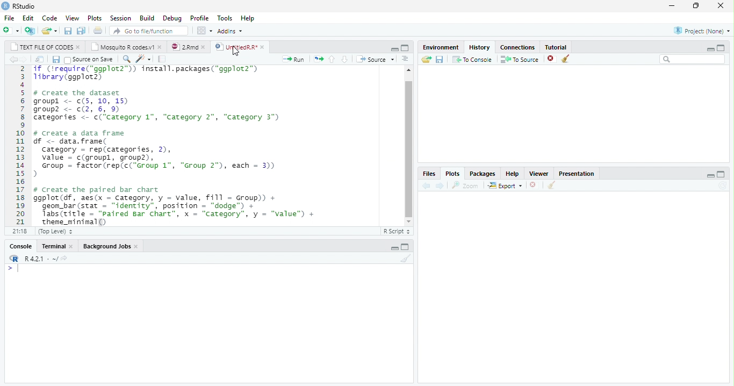 The height and width of the screenshot is (386, 734). I want to click on scroll bar, so click(409, 149).